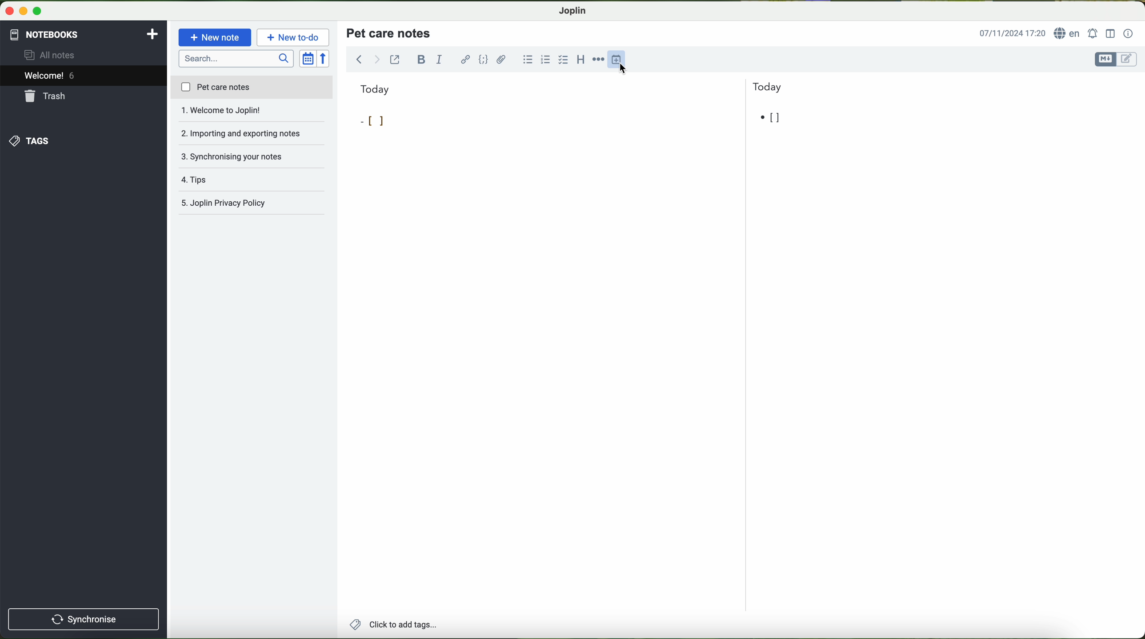 Image resolution: width=1145 pixels, height=639 pixels. What do you see at coordinates (152, 33) in the screenshot?
I see `add` at bounding box center [152, 33].